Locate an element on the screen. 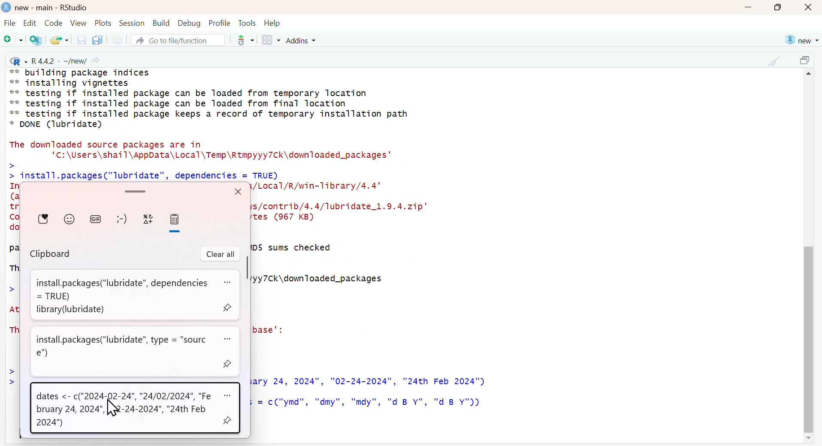  cursor is located at coordinates (113, 409).